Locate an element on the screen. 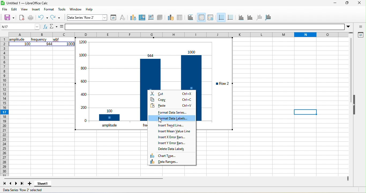  sheet 1 is located at coordinates (43, 185).